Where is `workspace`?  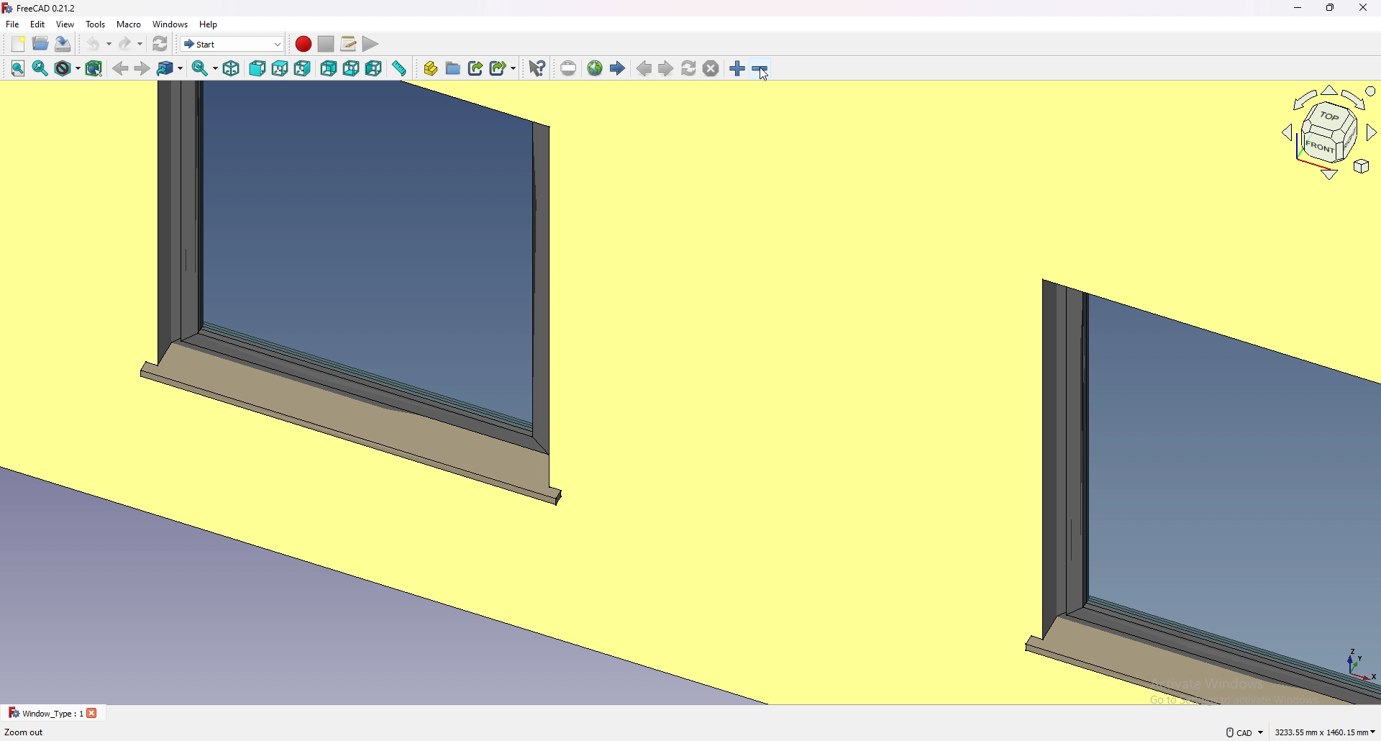 workspace is located at coordinates (636, 392).